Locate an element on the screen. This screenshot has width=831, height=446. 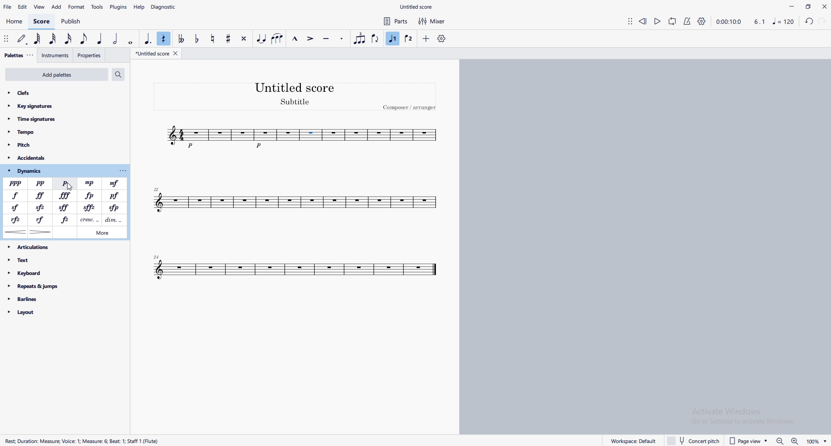
decrescendo hairpin is located at coordinates (41, 233).